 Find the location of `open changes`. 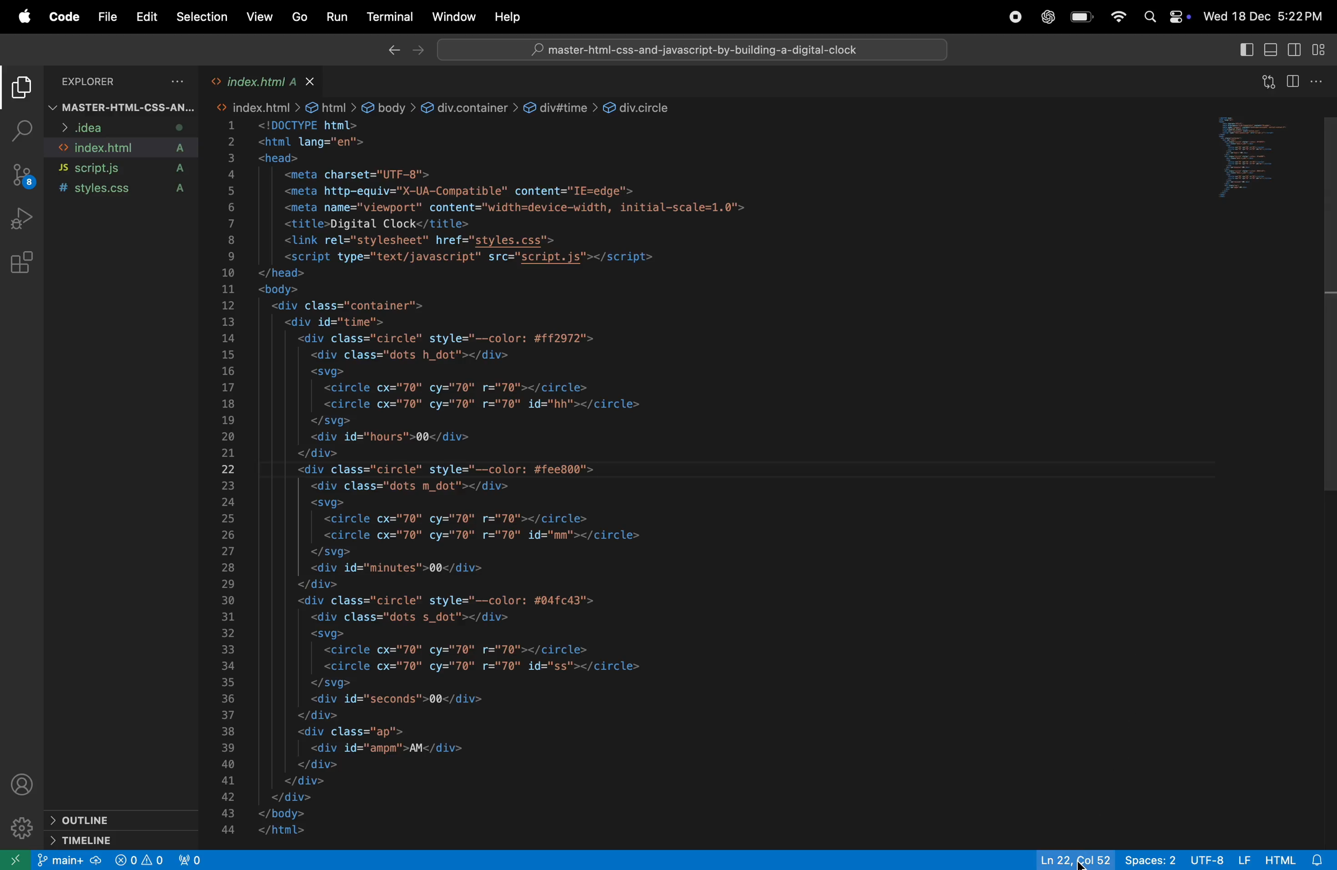

open changes is located at coordinates (1266, 83).